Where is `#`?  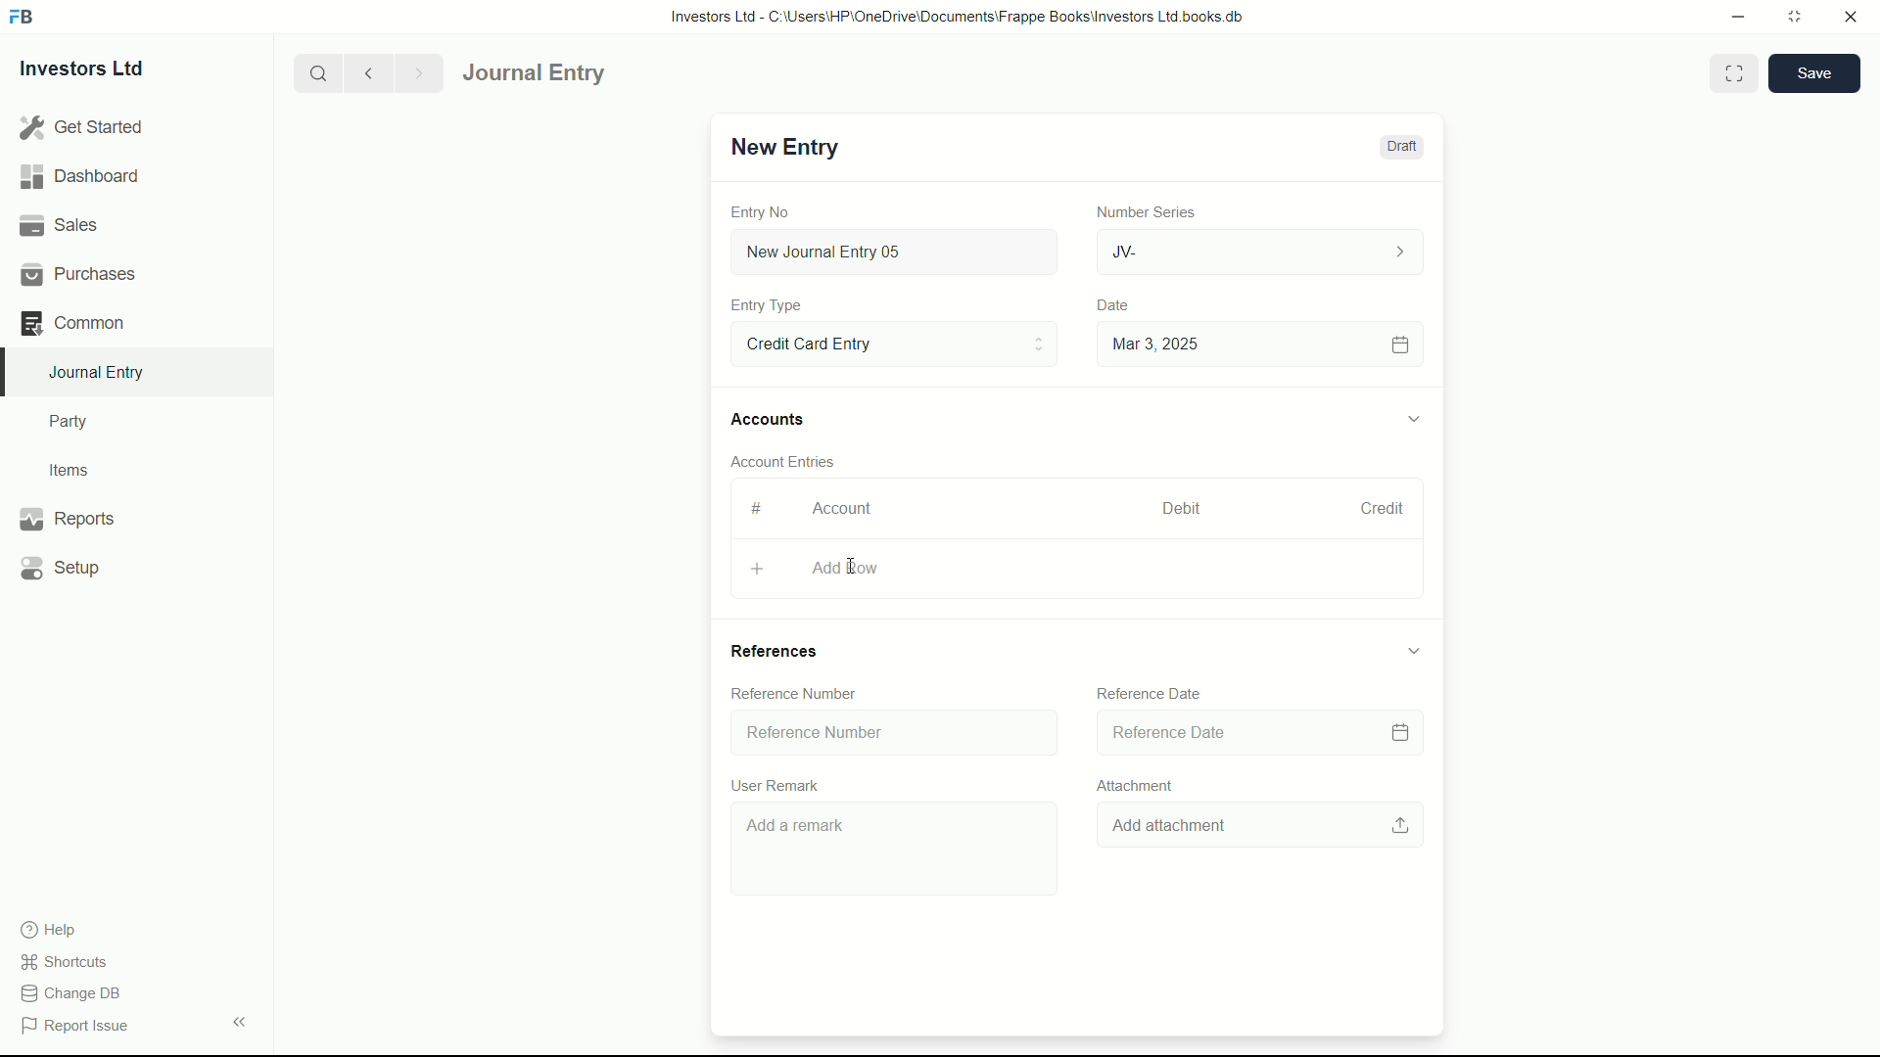
# is located at coordinates (758, 508).